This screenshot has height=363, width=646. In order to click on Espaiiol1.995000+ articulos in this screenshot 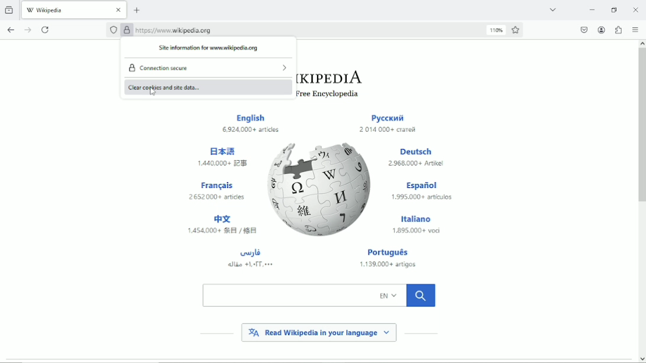, I will do `click(422, 192)`.